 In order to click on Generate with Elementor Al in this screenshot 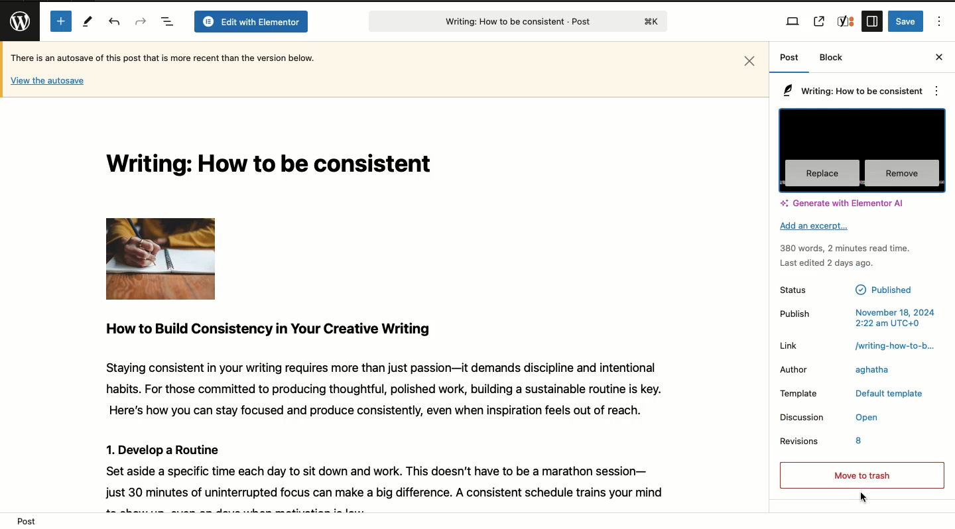, I will do `click(842, 203)`.